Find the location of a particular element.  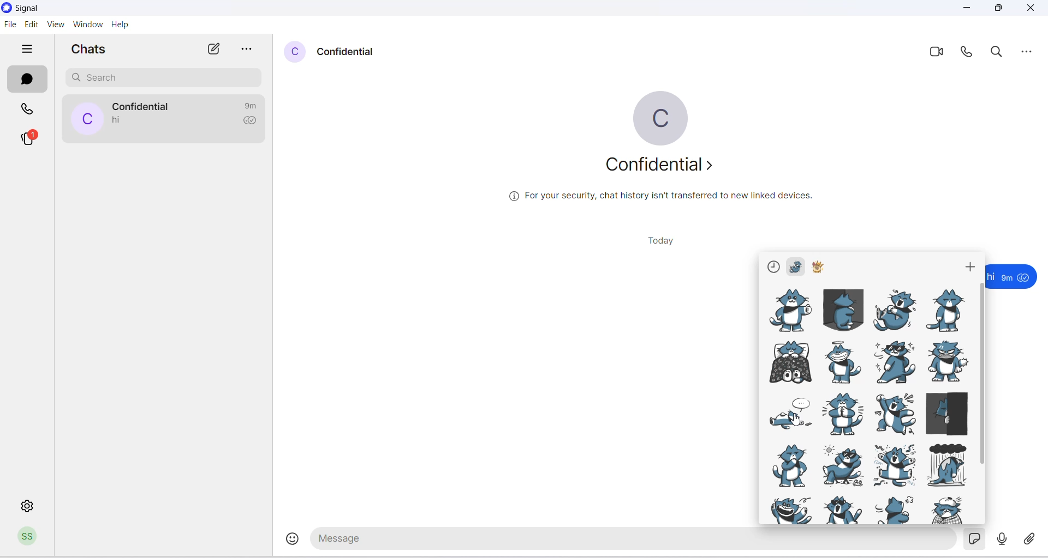

profile picture is located at coordinates (659, 118).